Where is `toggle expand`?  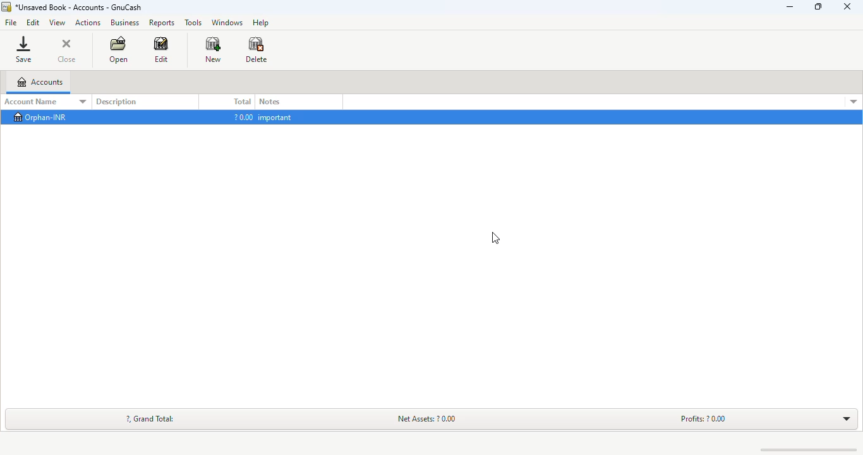 toggle expand is located at coordinates (847, 419).